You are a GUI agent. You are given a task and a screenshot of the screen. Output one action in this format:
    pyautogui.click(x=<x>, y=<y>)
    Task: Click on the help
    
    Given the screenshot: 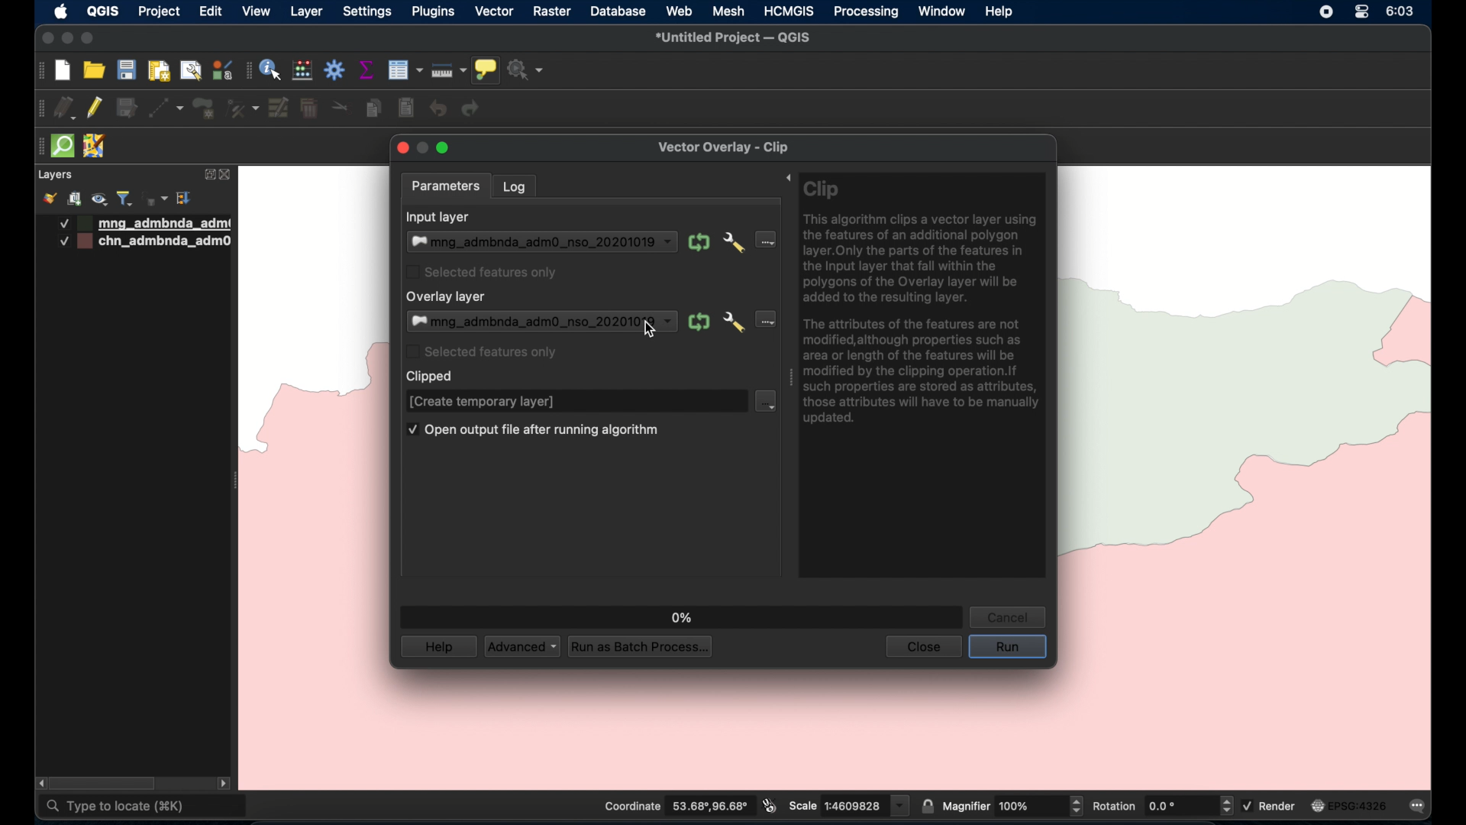 What is the action you would take?
    pyautogui.click(x=438, y=646)
    